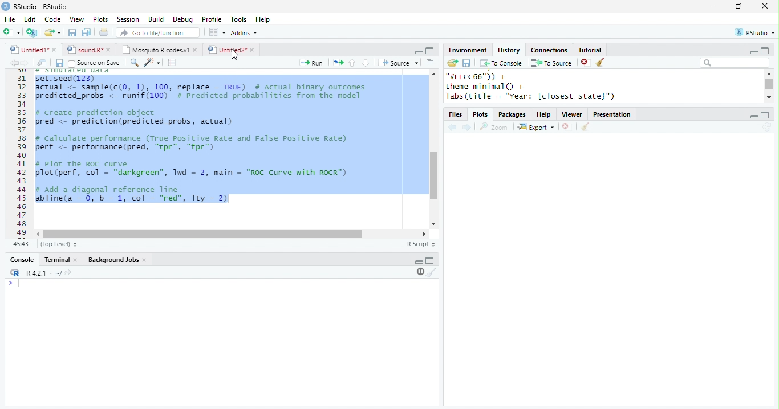 This screenshot has height=409, width=779. Describe the element at coordinates (429, 51) in the screenshot. I see `maximize` at that location.